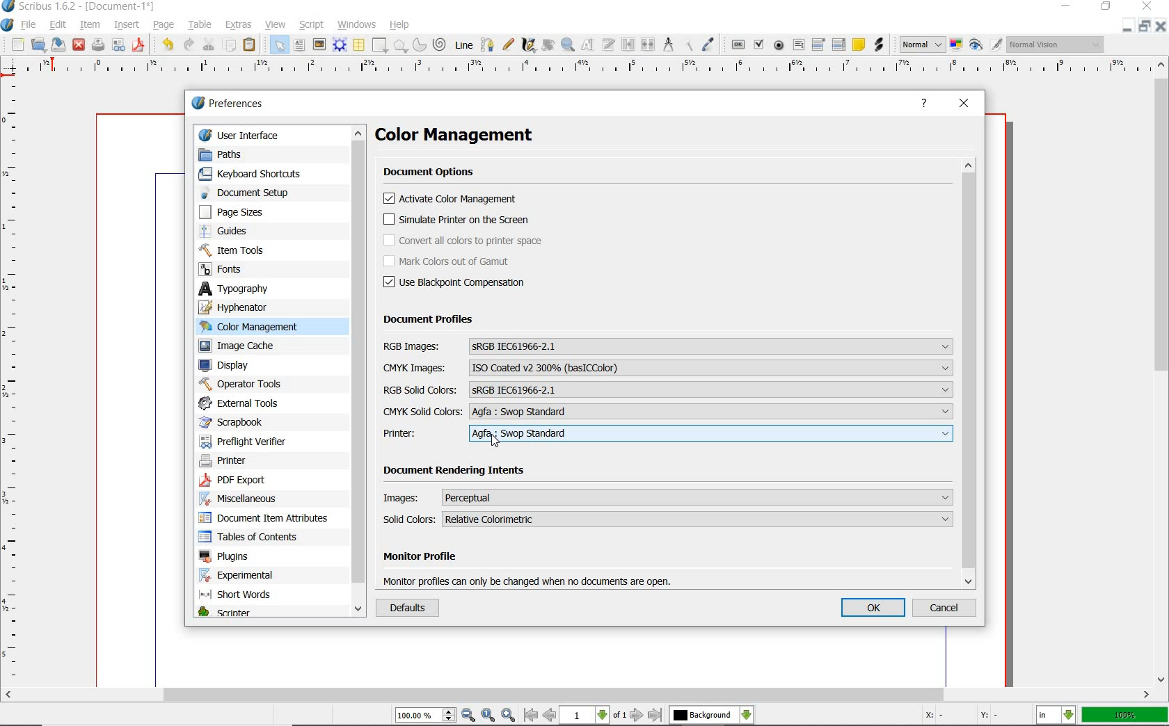 Image resolution: width=1169 pixels, height=726 pixels. What do you see at coordinates (97, 45) in the screenshot?
I see `print` at bounding box center [97, 45].